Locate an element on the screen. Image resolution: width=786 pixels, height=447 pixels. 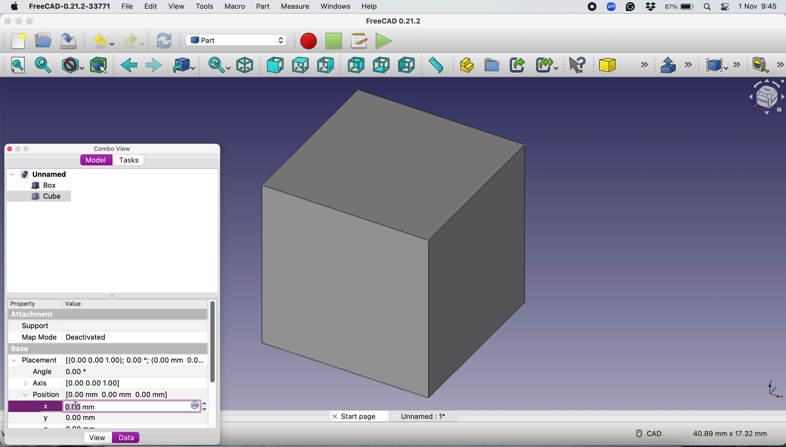
Open is located at coordinates (43, 40).